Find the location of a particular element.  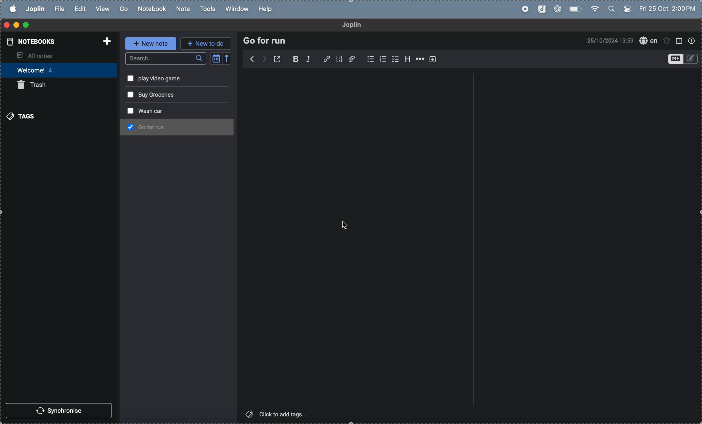

tools is located at coordinates (208, 9).